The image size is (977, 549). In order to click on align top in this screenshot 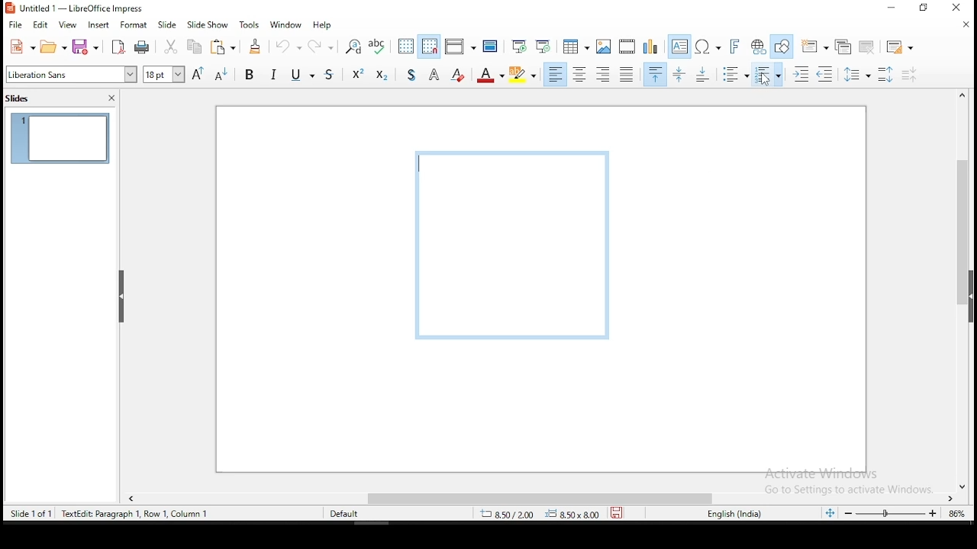, I will do `click(653, 75)`.